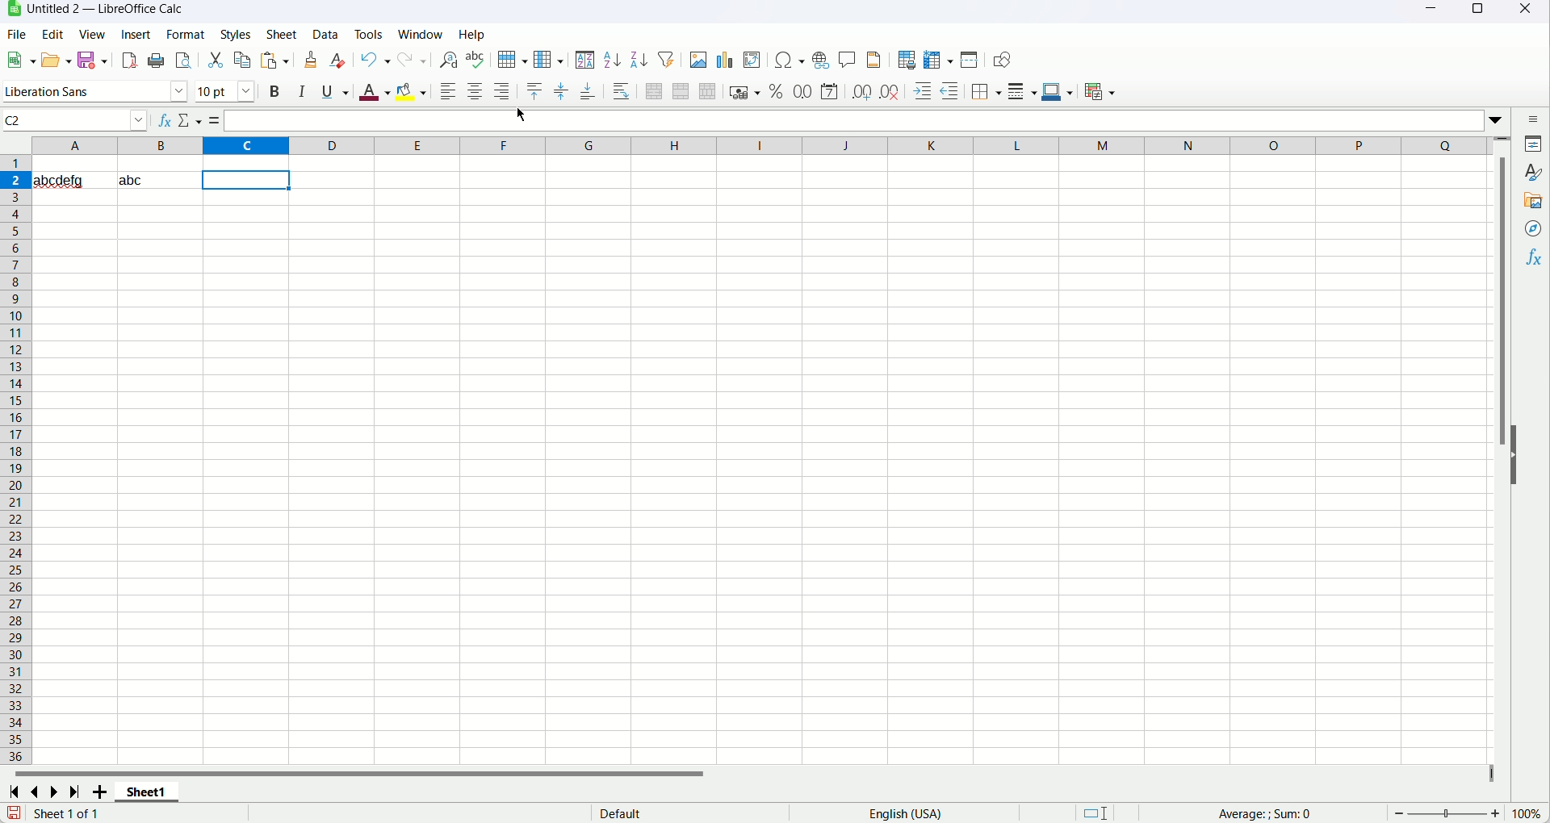 The image size is (1550, 823). I want to click on merge and center, so click(654, 90).